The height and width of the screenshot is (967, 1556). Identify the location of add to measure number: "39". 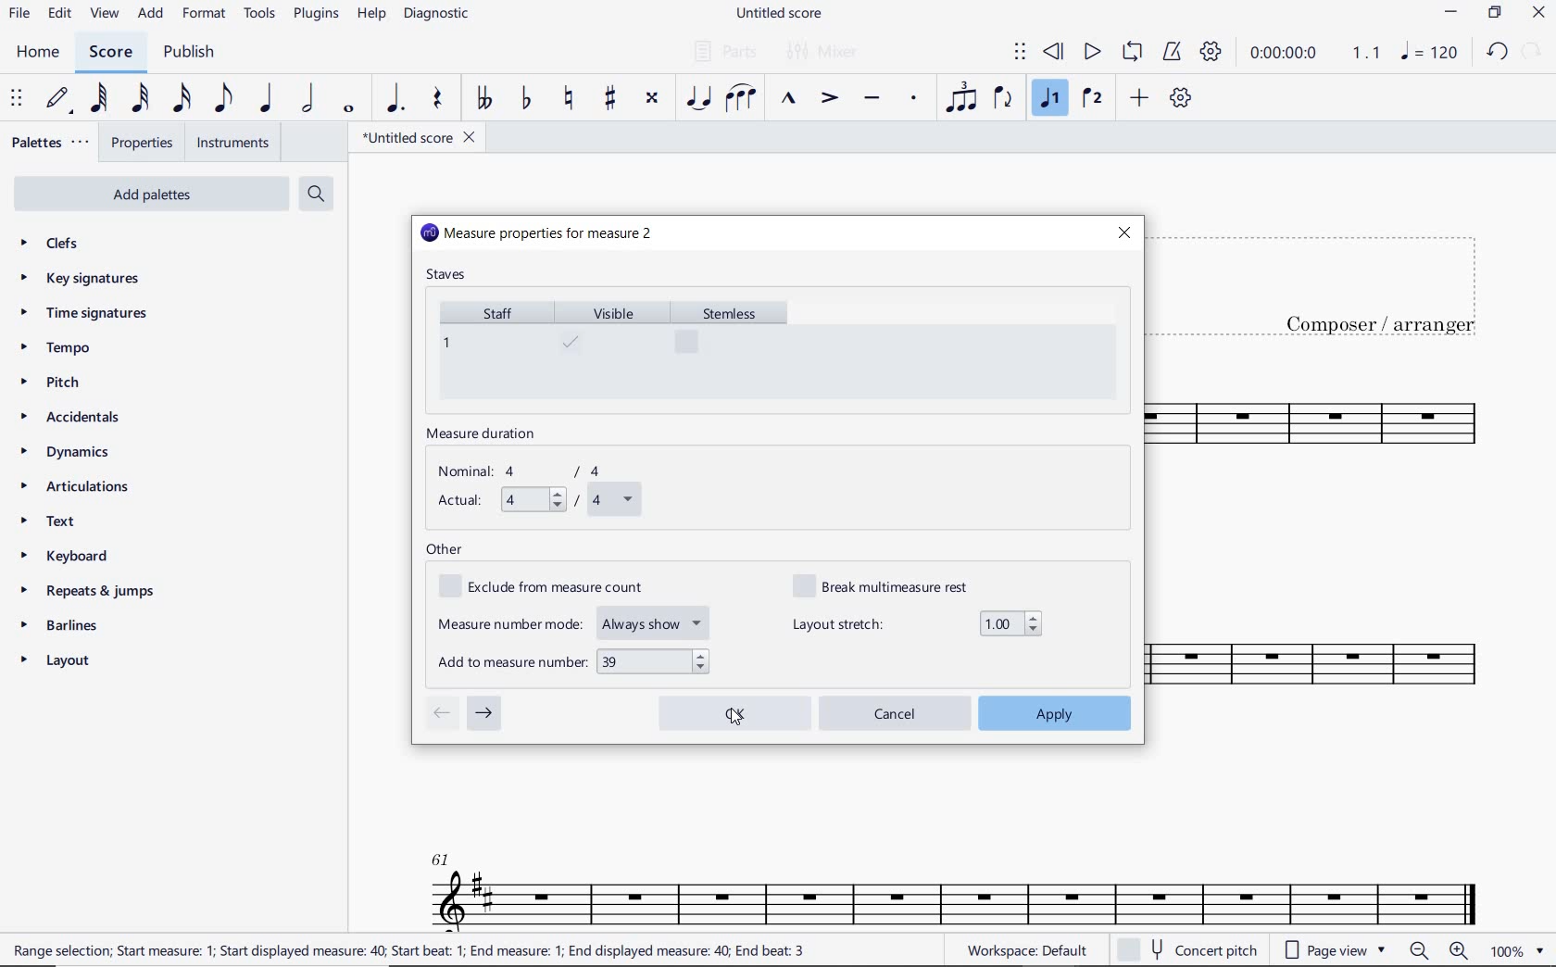
(575, 661).